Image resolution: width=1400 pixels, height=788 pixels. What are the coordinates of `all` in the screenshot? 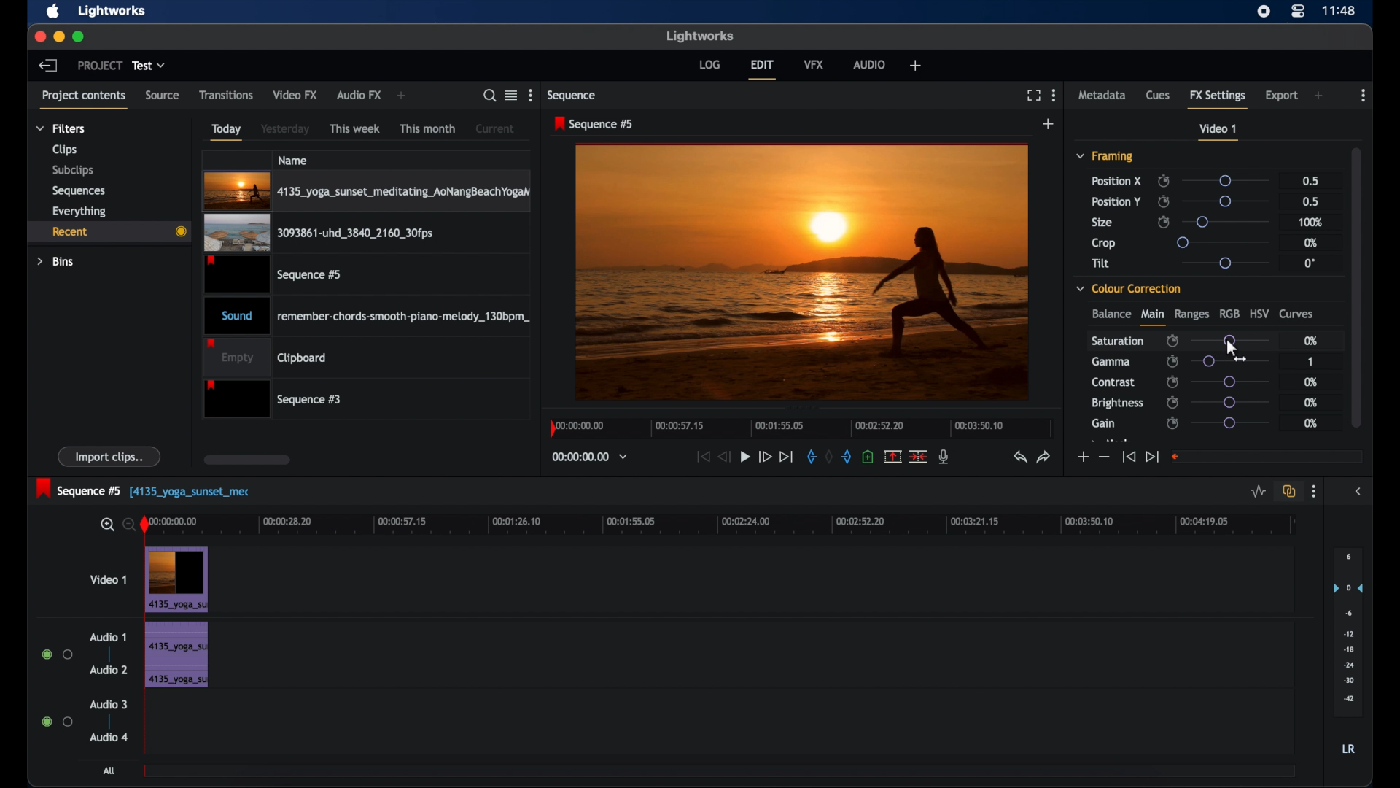 It's located at (109, 770).